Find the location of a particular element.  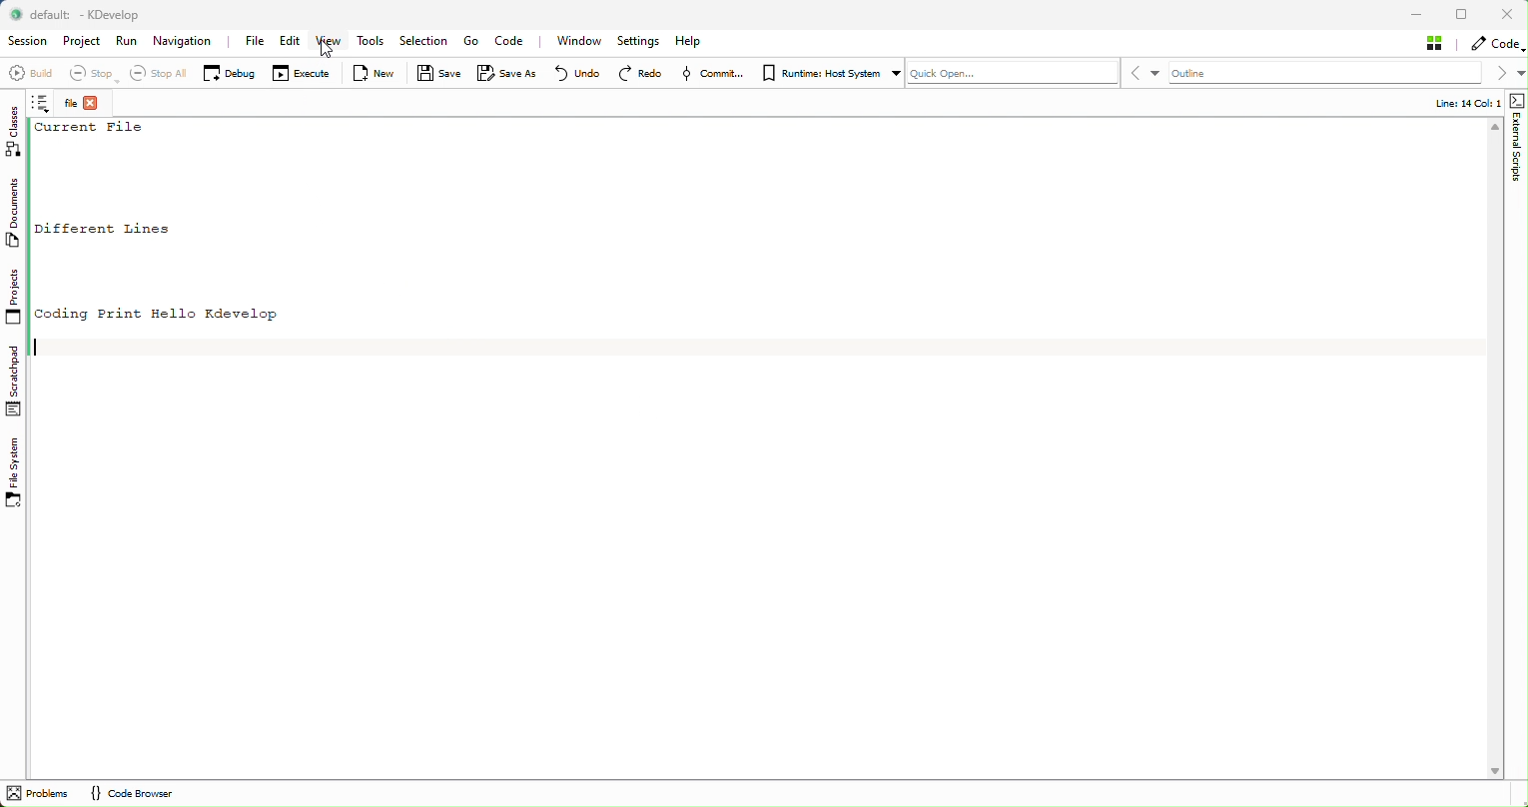

note is located at coordinates (45, 106).